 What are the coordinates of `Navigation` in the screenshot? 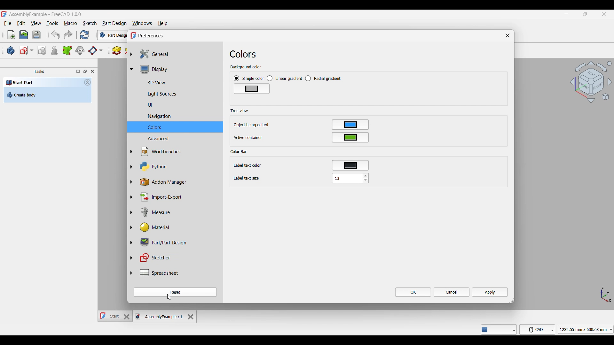 It's located at (152, 116).